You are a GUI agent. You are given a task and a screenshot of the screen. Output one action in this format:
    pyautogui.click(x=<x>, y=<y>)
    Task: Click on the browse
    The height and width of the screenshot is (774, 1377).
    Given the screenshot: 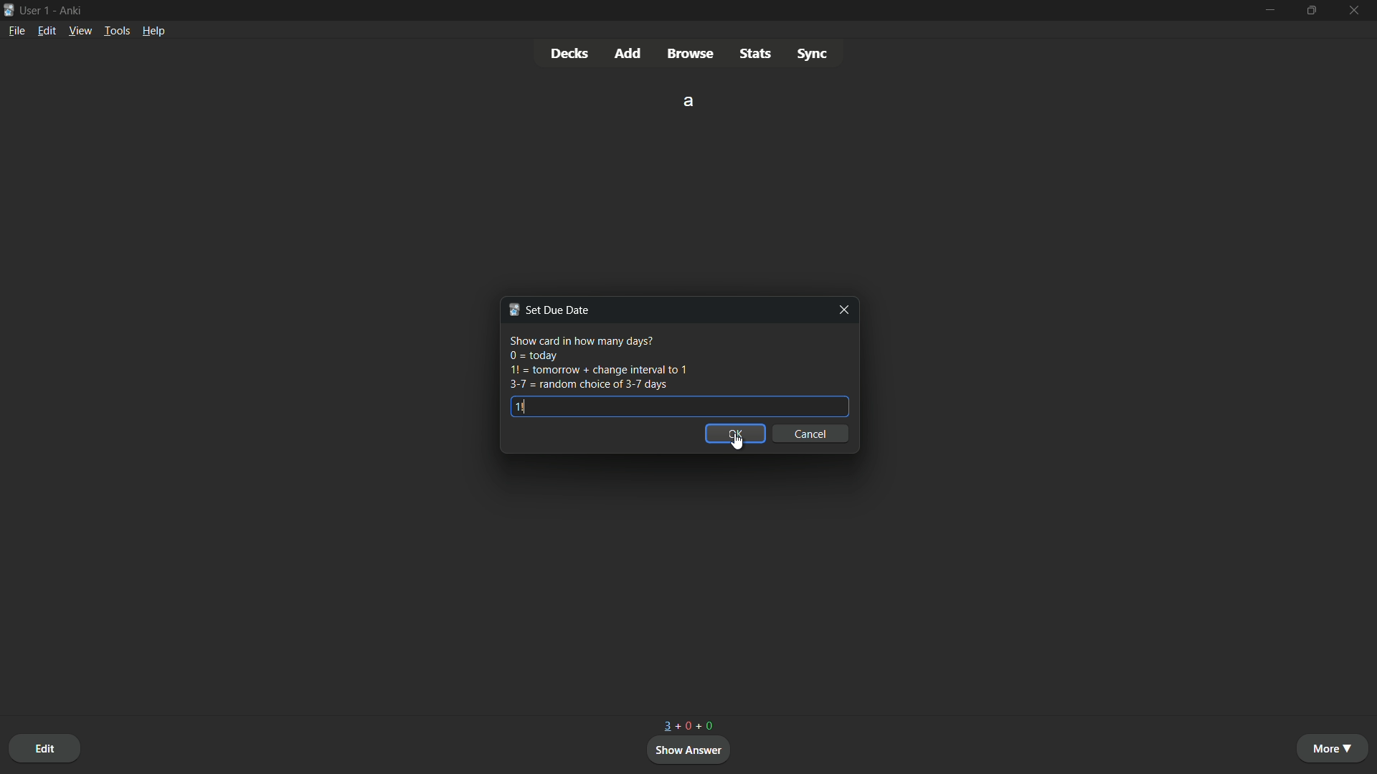 What is the action you would take?
    pyautogui.click(x=691, y=54)
    